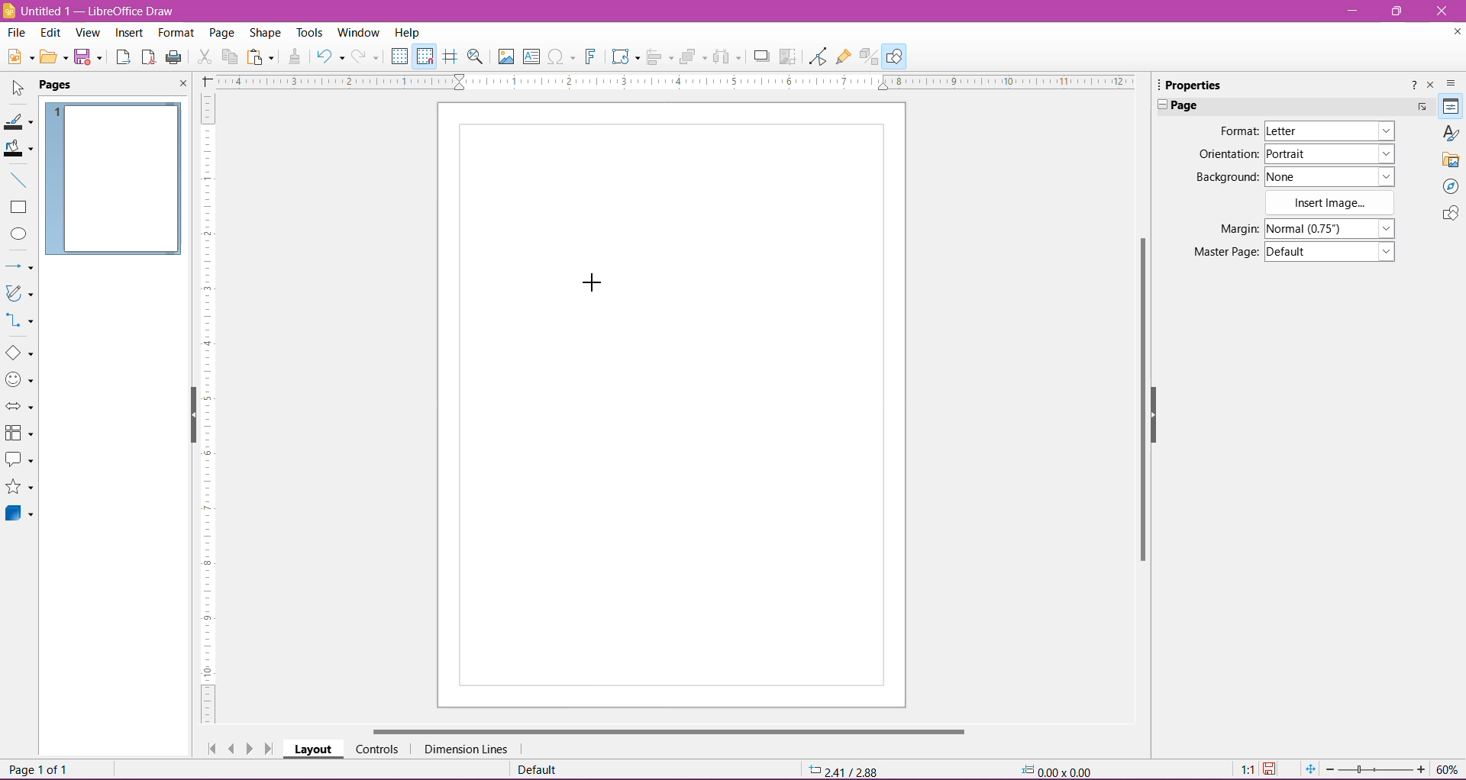 The height and width of the screenshot is (780, 1466). I want to click on Insert, so click(130, 34).